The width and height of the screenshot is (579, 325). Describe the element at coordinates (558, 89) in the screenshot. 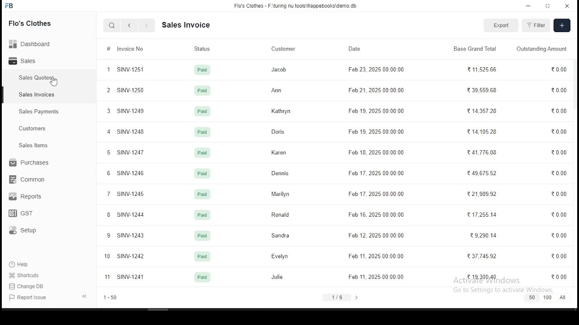

I see `0.00` at that location.